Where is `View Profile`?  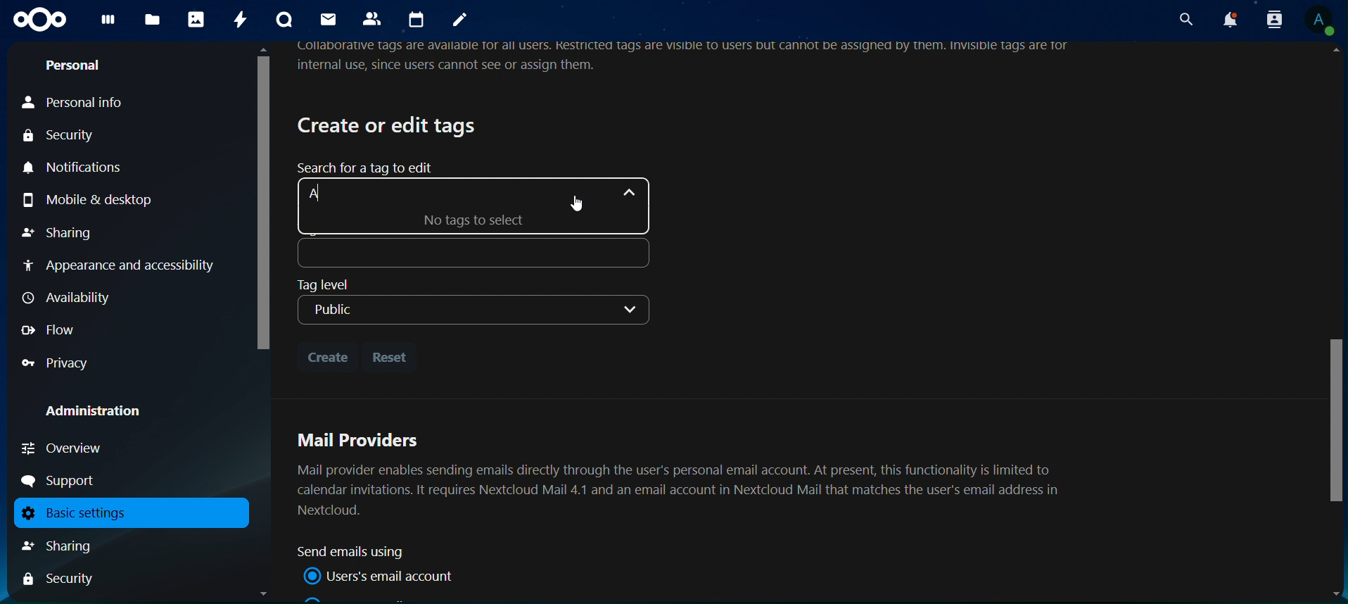
View Profile is located at coordinates (1321, 22).